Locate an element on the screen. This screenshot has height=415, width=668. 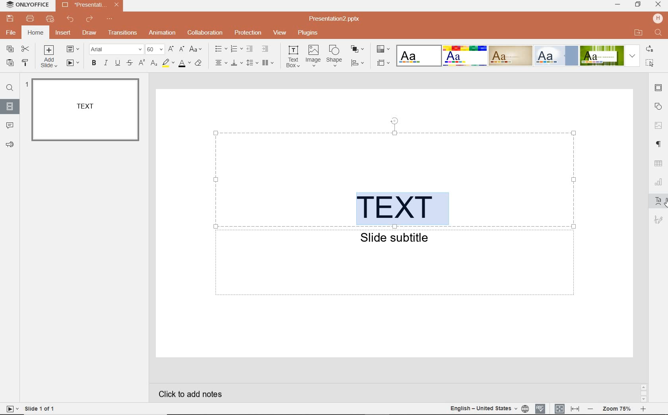
PLUGINS is located at coordinates (307, 32).